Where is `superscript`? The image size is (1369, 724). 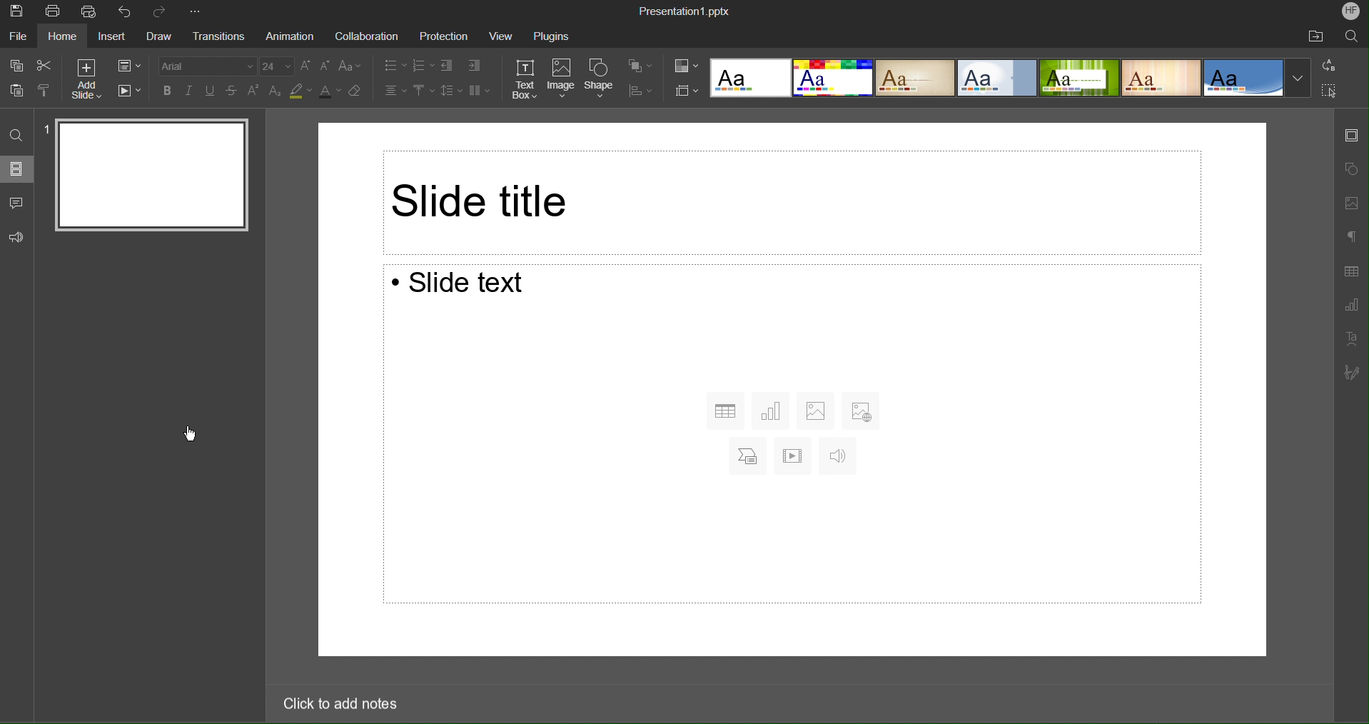 superscript is located at coordinates (255, 91).